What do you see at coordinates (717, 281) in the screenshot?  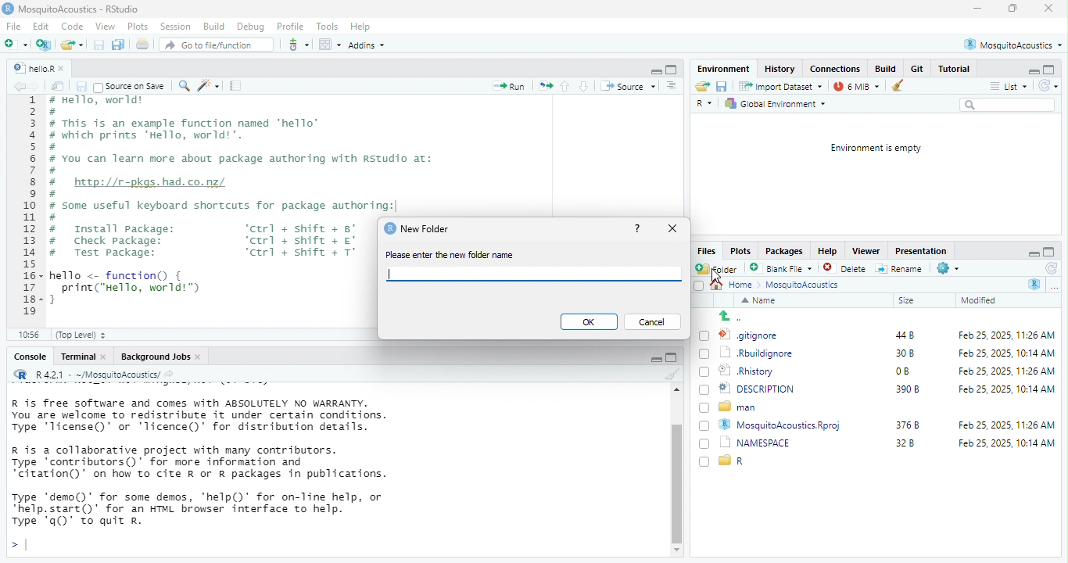 I see `cursor movement` at bounding box center [717, 281].